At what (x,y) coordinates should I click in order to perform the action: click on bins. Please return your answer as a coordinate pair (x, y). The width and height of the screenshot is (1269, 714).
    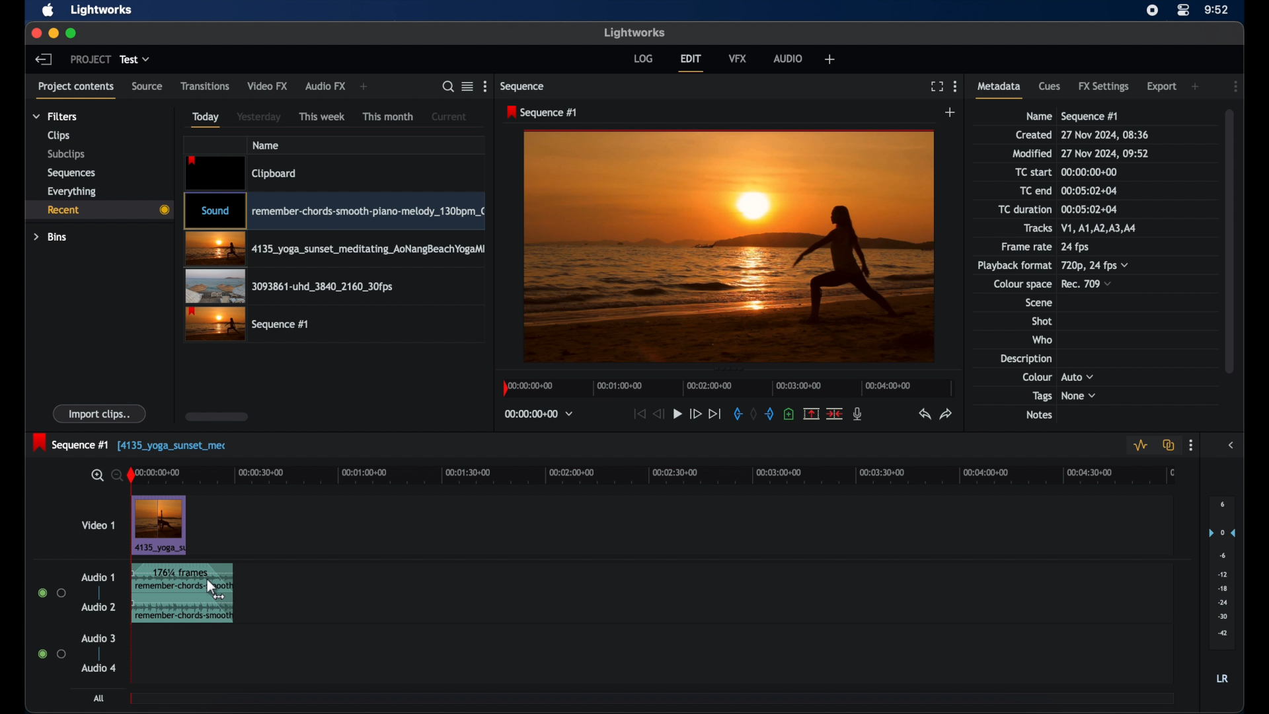
    Looking at the image, I should click on (51, 237).